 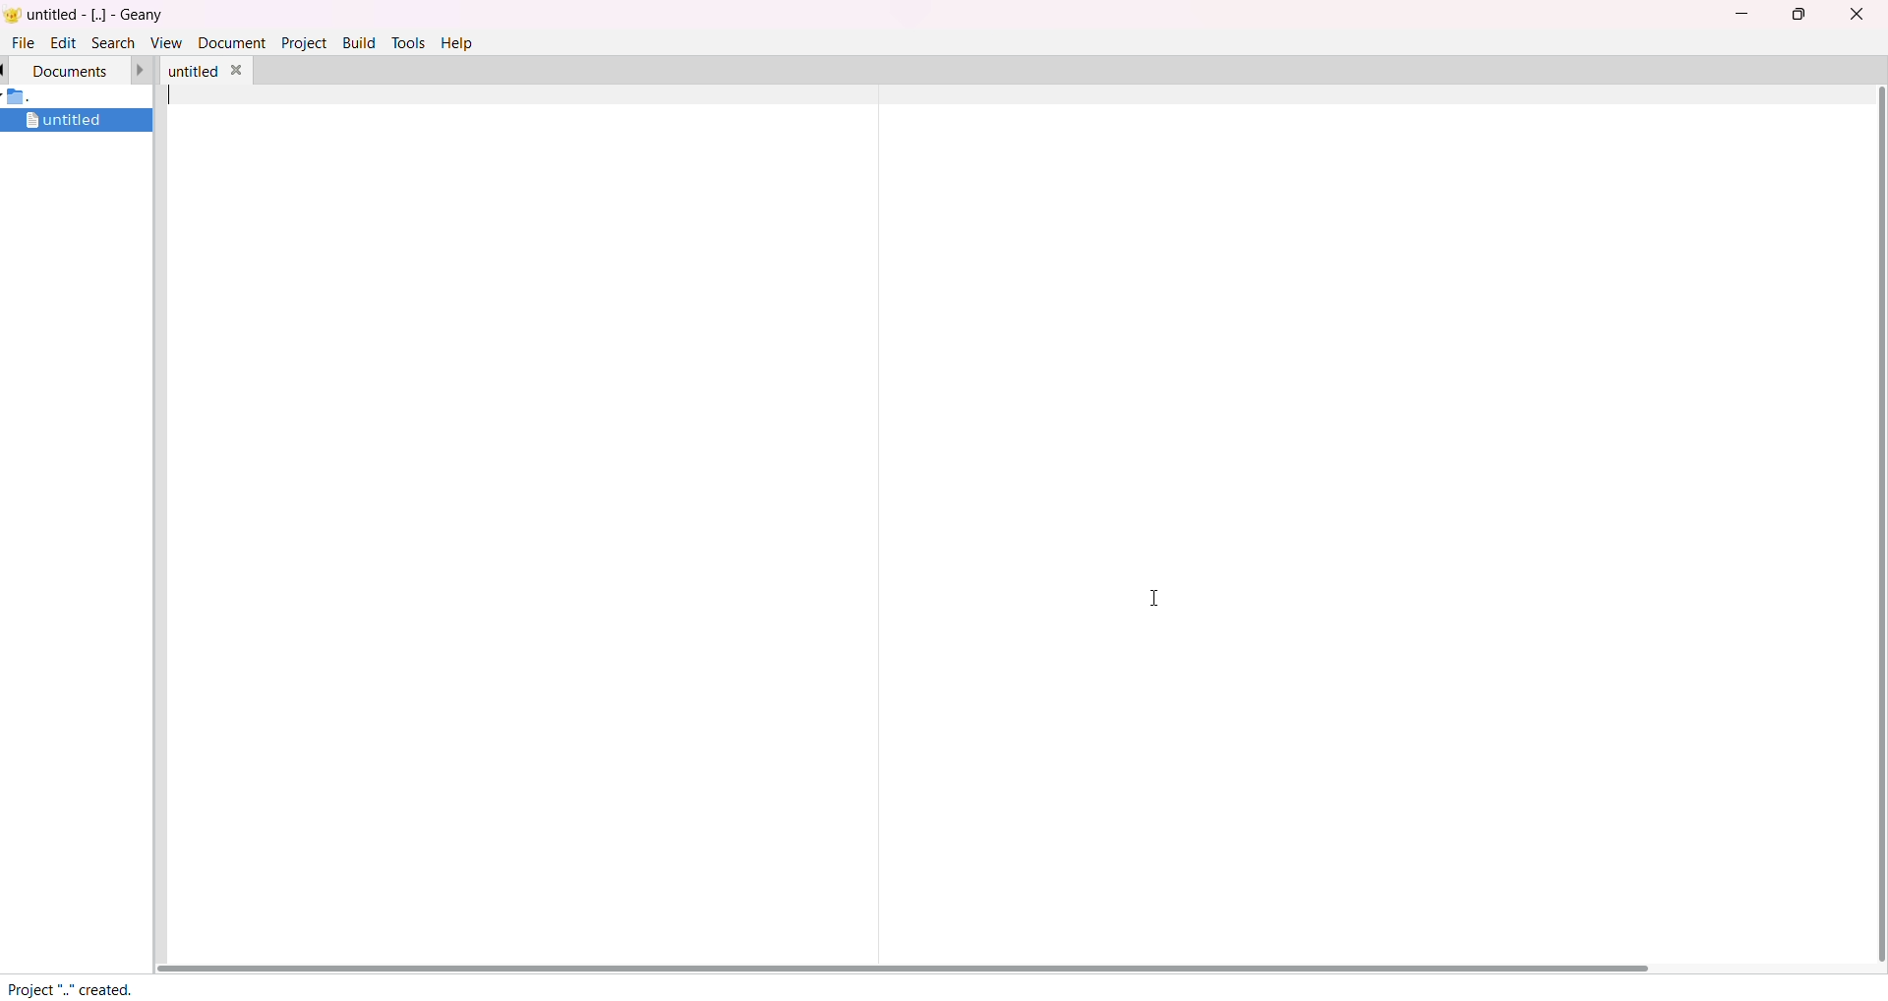 What do you see at coordinates (875, 522) in the screenshot?
I see `seperator` at bounding box center [875, 522].